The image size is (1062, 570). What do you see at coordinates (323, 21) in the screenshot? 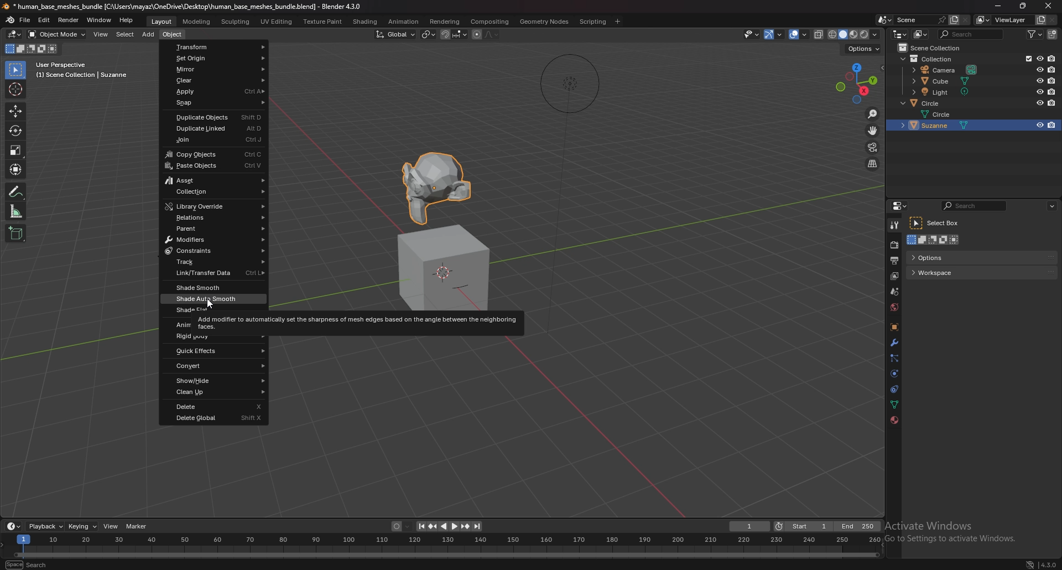
I see `texture paint` at bounding box center [323, 21].